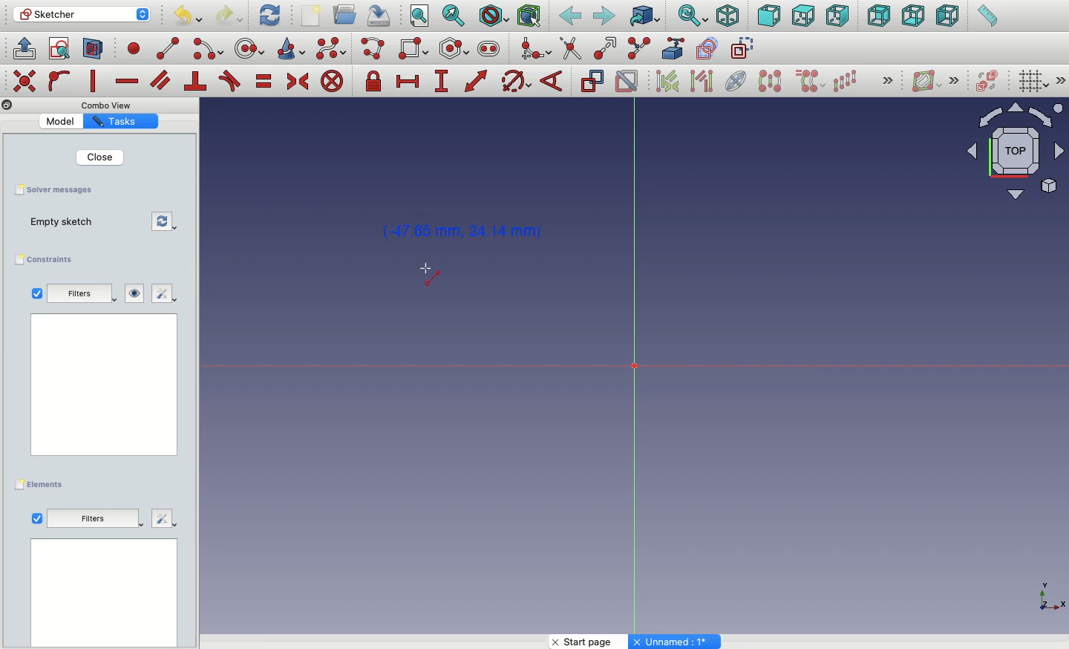 Image resolution: width=1069 pixels, height=649 pixels. I want to click on Constrain distance, so click(477, 81).